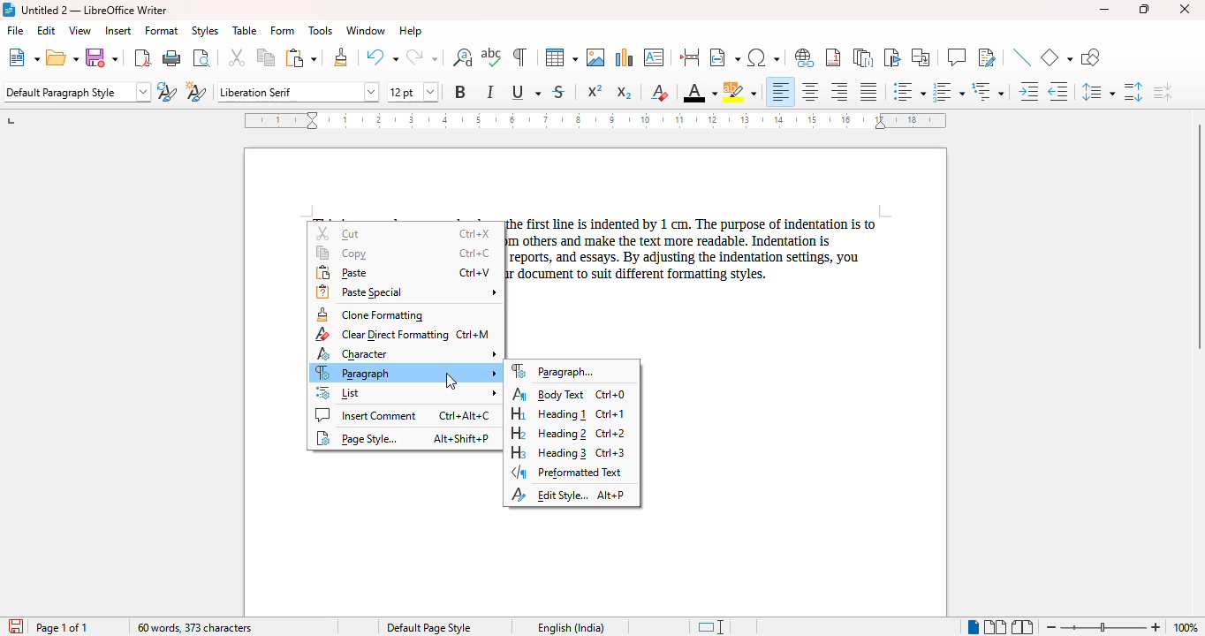 This screenshot has height=636, width=1205. Describe the element at coordinates (490, 92) in the screenshot. I see `italic` at that location.